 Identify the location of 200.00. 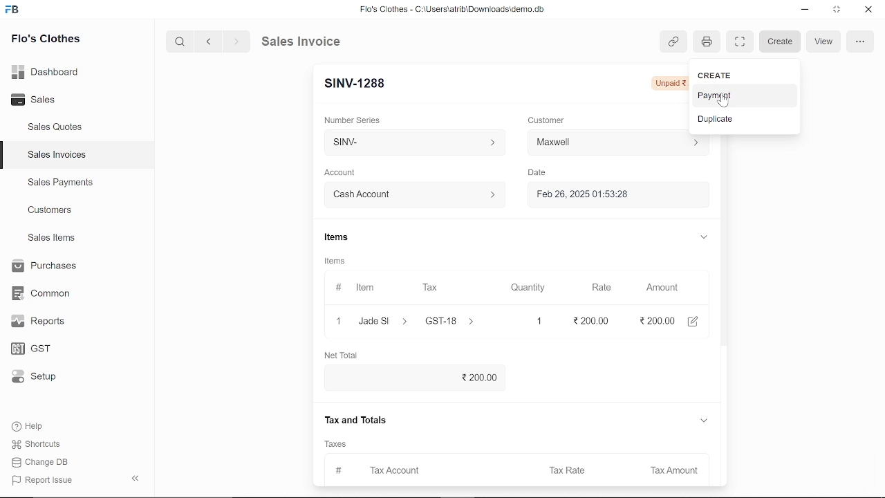
(418, 376).